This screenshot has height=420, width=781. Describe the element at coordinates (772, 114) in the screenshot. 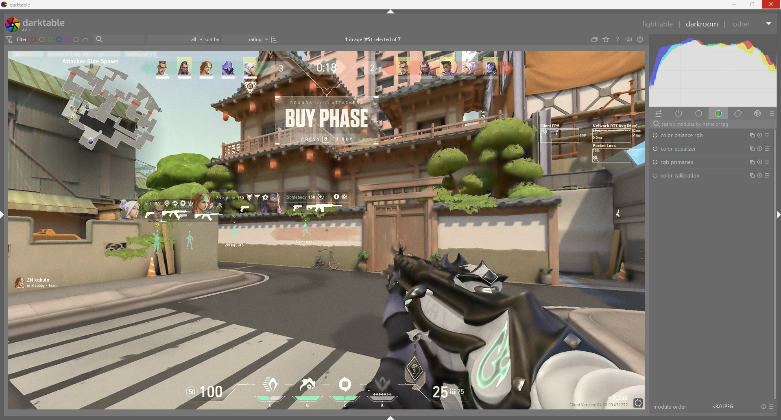

I see `presets` at that location.